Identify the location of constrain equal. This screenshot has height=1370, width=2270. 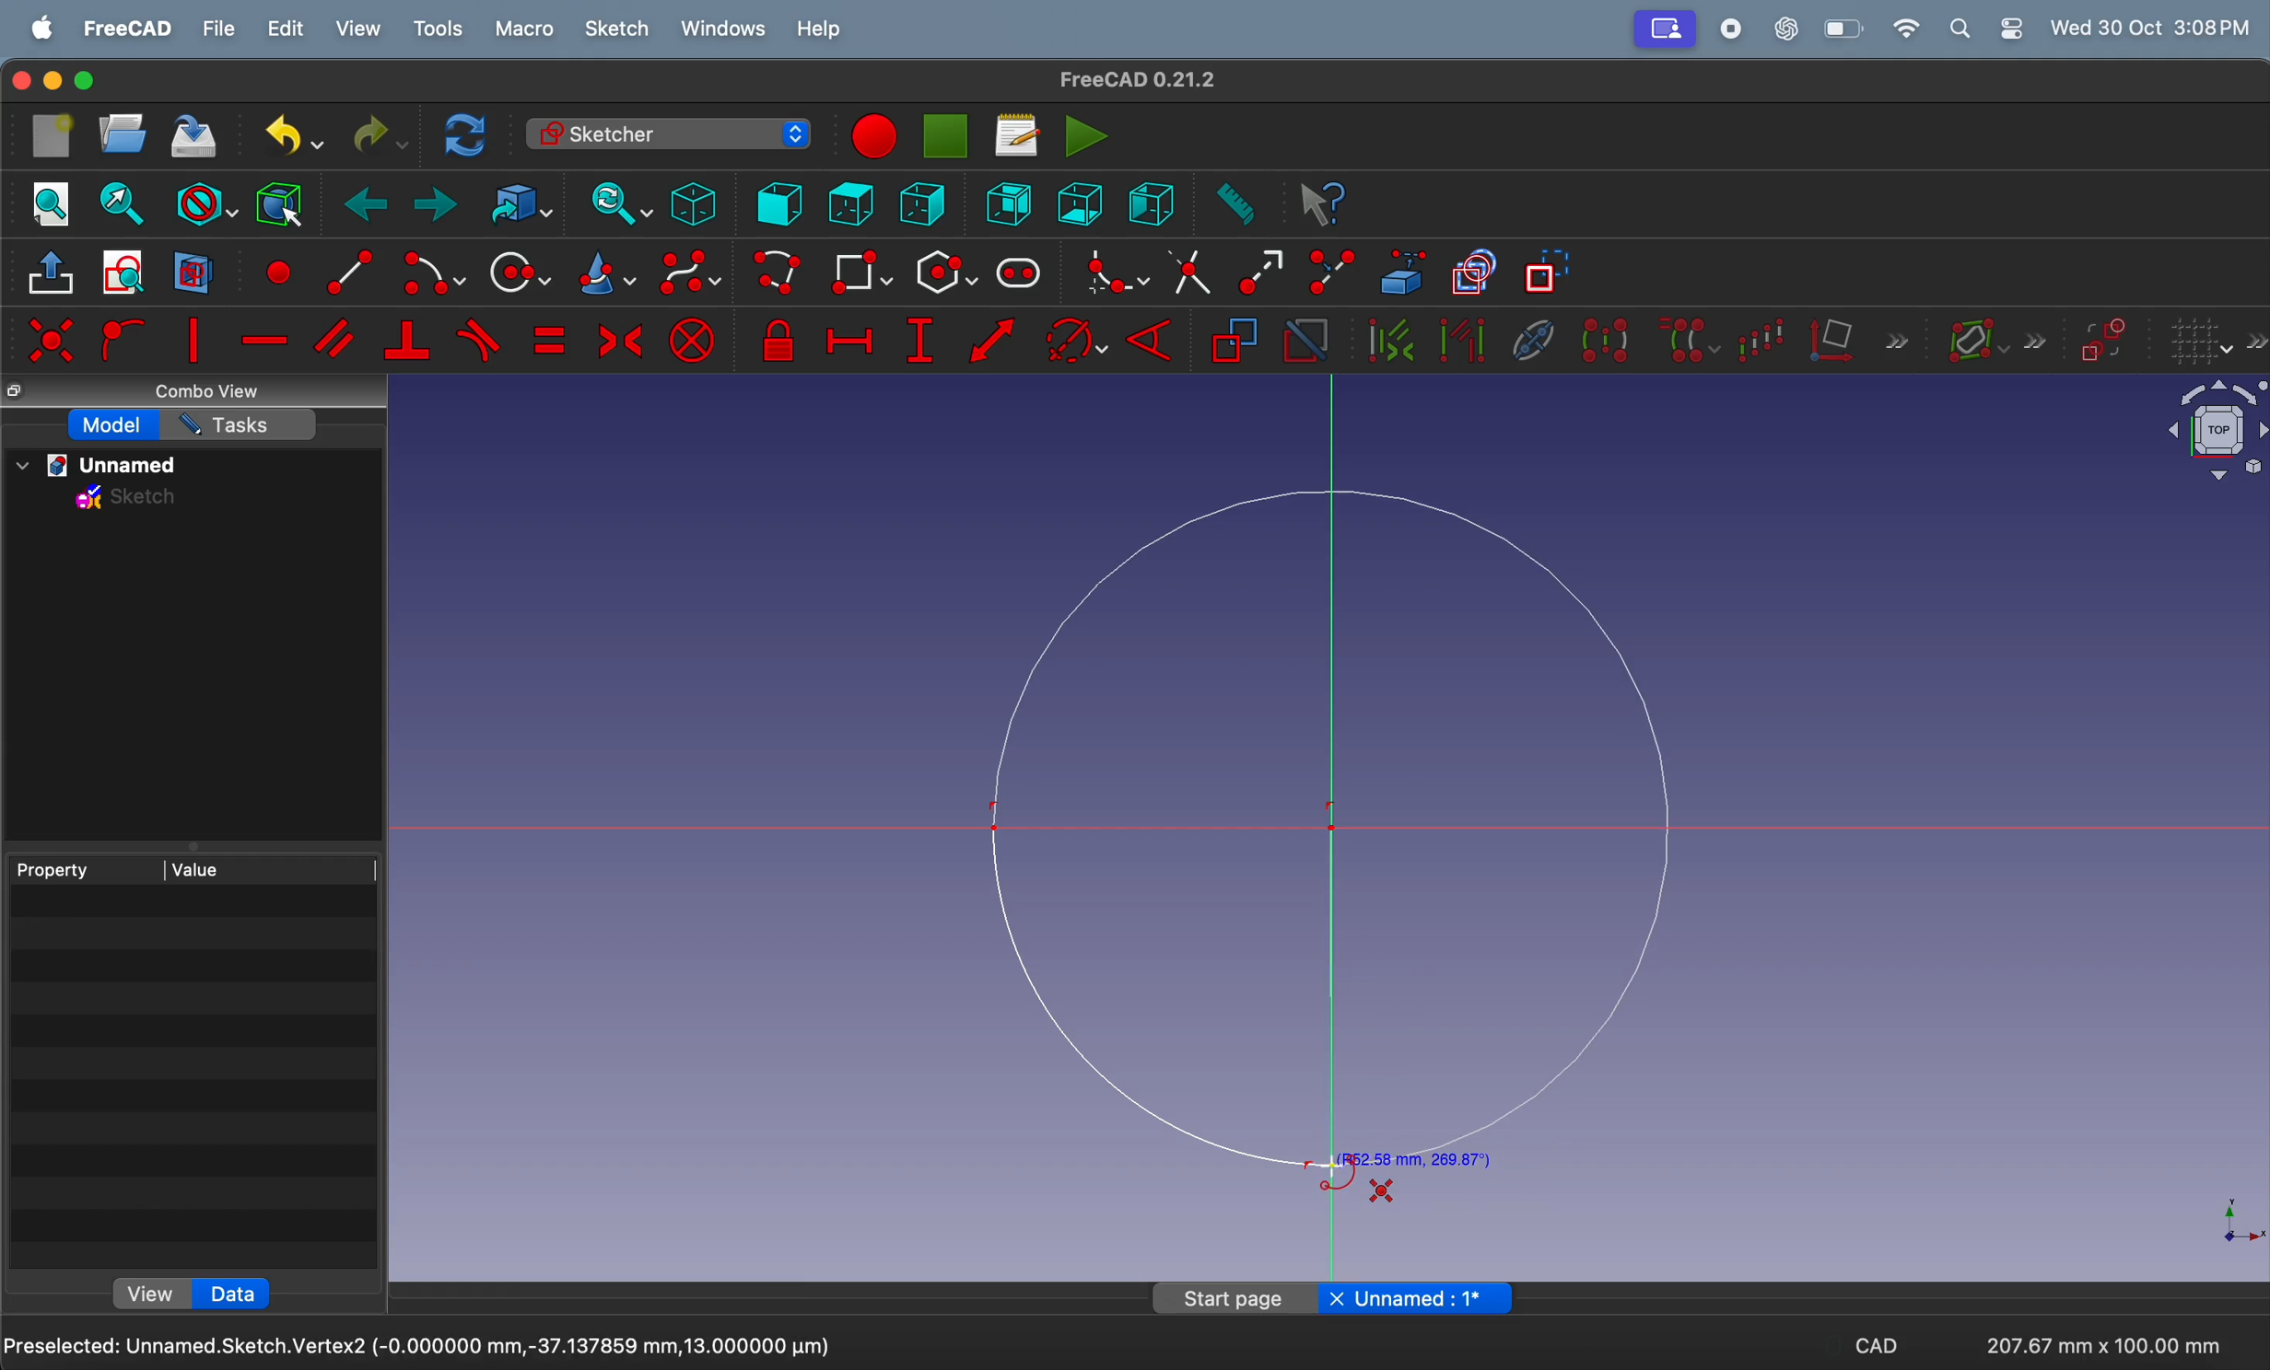
(548, 340).